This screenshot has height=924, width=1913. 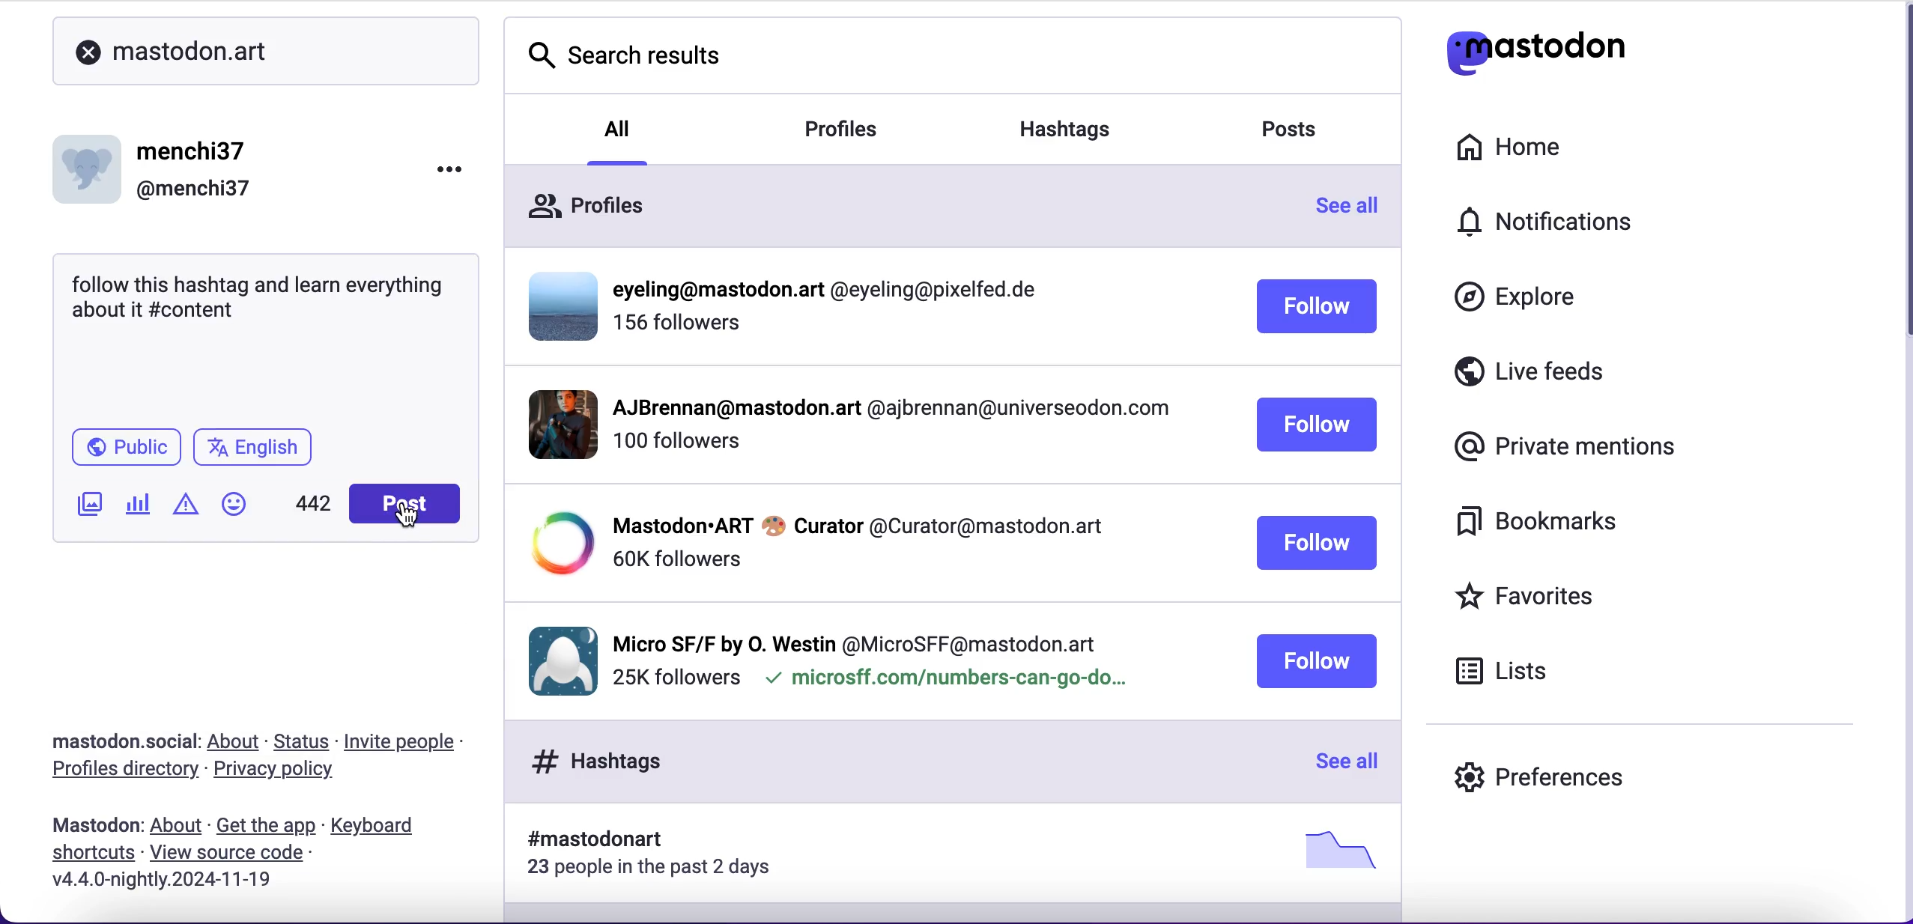 What do you see at coordinates (586, 840) in the screenshot?
I see `hashtag` at bounding box center [586, 840].